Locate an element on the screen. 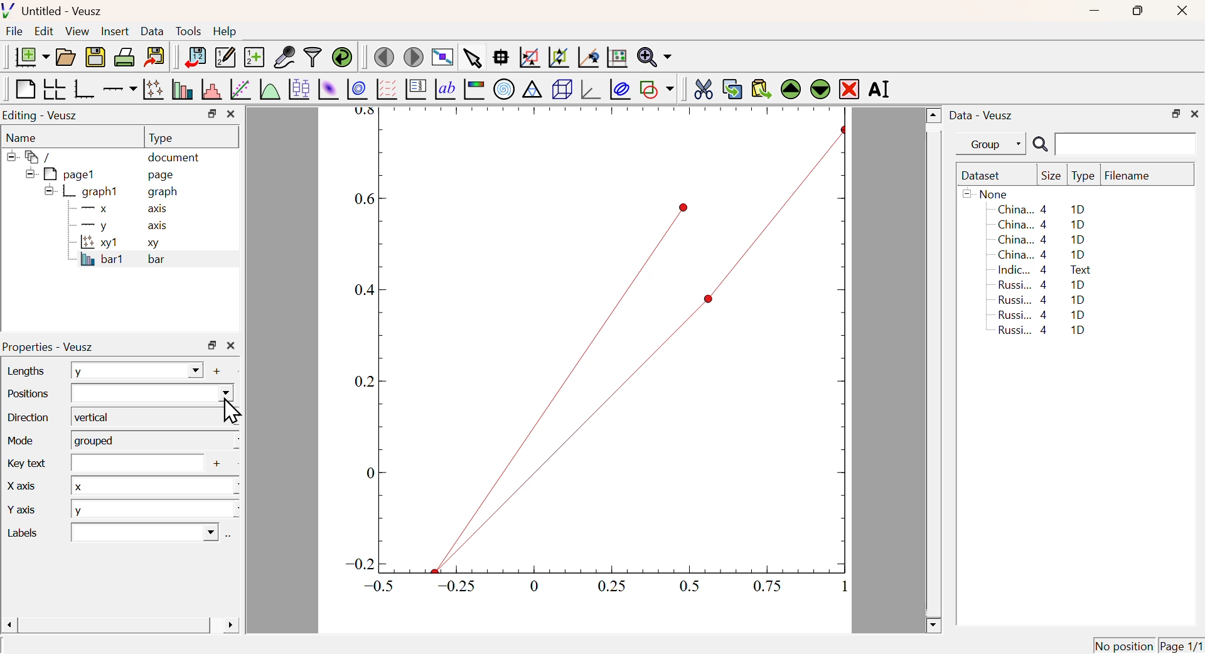 This screenshot has height=654, width=1205. Close is located at coordinates (231, 346).